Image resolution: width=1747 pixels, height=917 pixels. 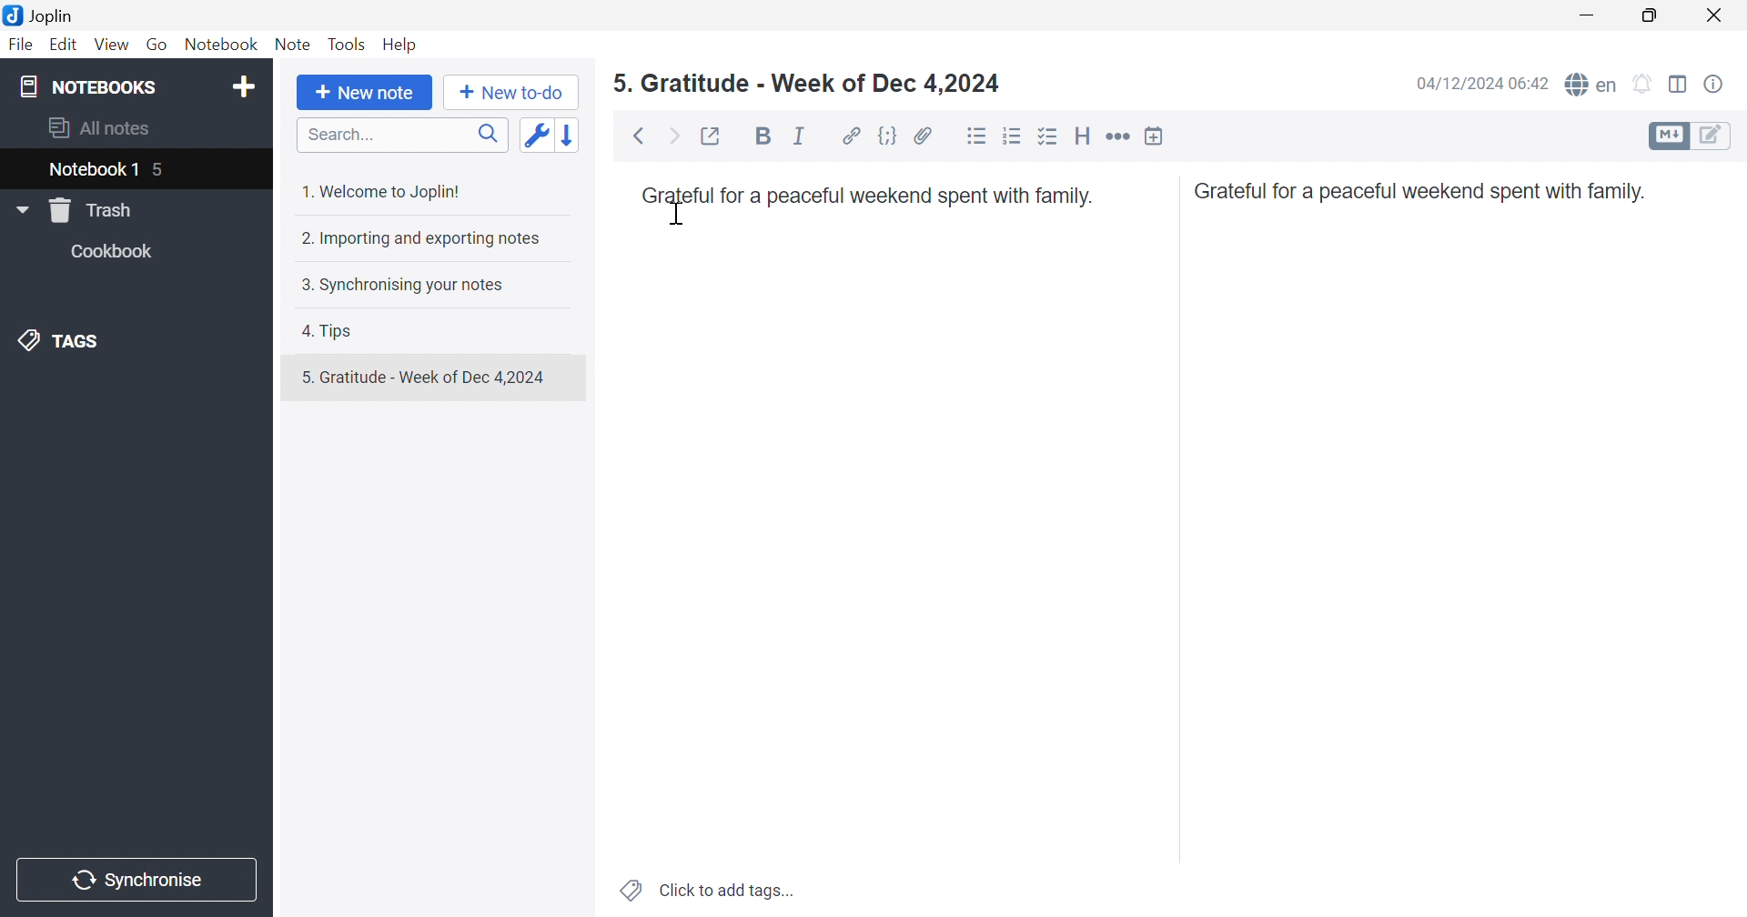 I want to click on Go, so click(x=157, y=44).